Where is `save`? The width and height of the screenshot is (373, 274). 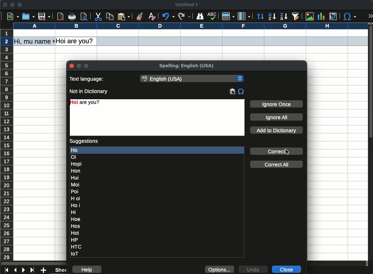
save is located at coordinates (44, 16).